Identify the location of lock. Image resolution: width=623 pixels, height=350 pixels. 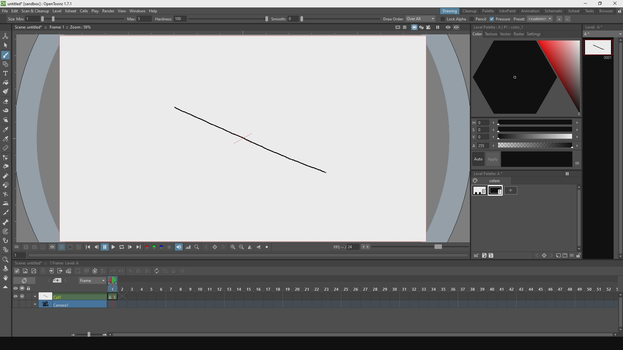
(32, 287).